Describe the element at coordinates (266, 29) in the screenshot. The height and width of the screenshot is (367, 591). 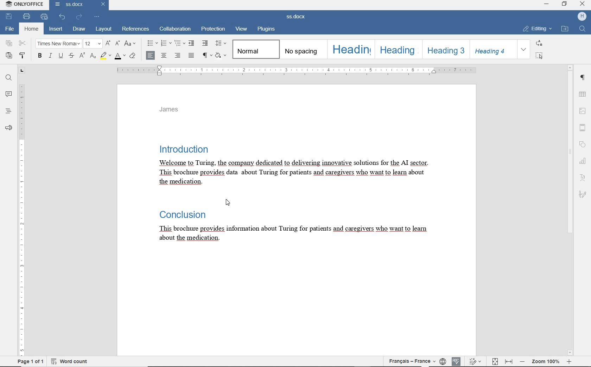
I see `PLUGINS` at that location.